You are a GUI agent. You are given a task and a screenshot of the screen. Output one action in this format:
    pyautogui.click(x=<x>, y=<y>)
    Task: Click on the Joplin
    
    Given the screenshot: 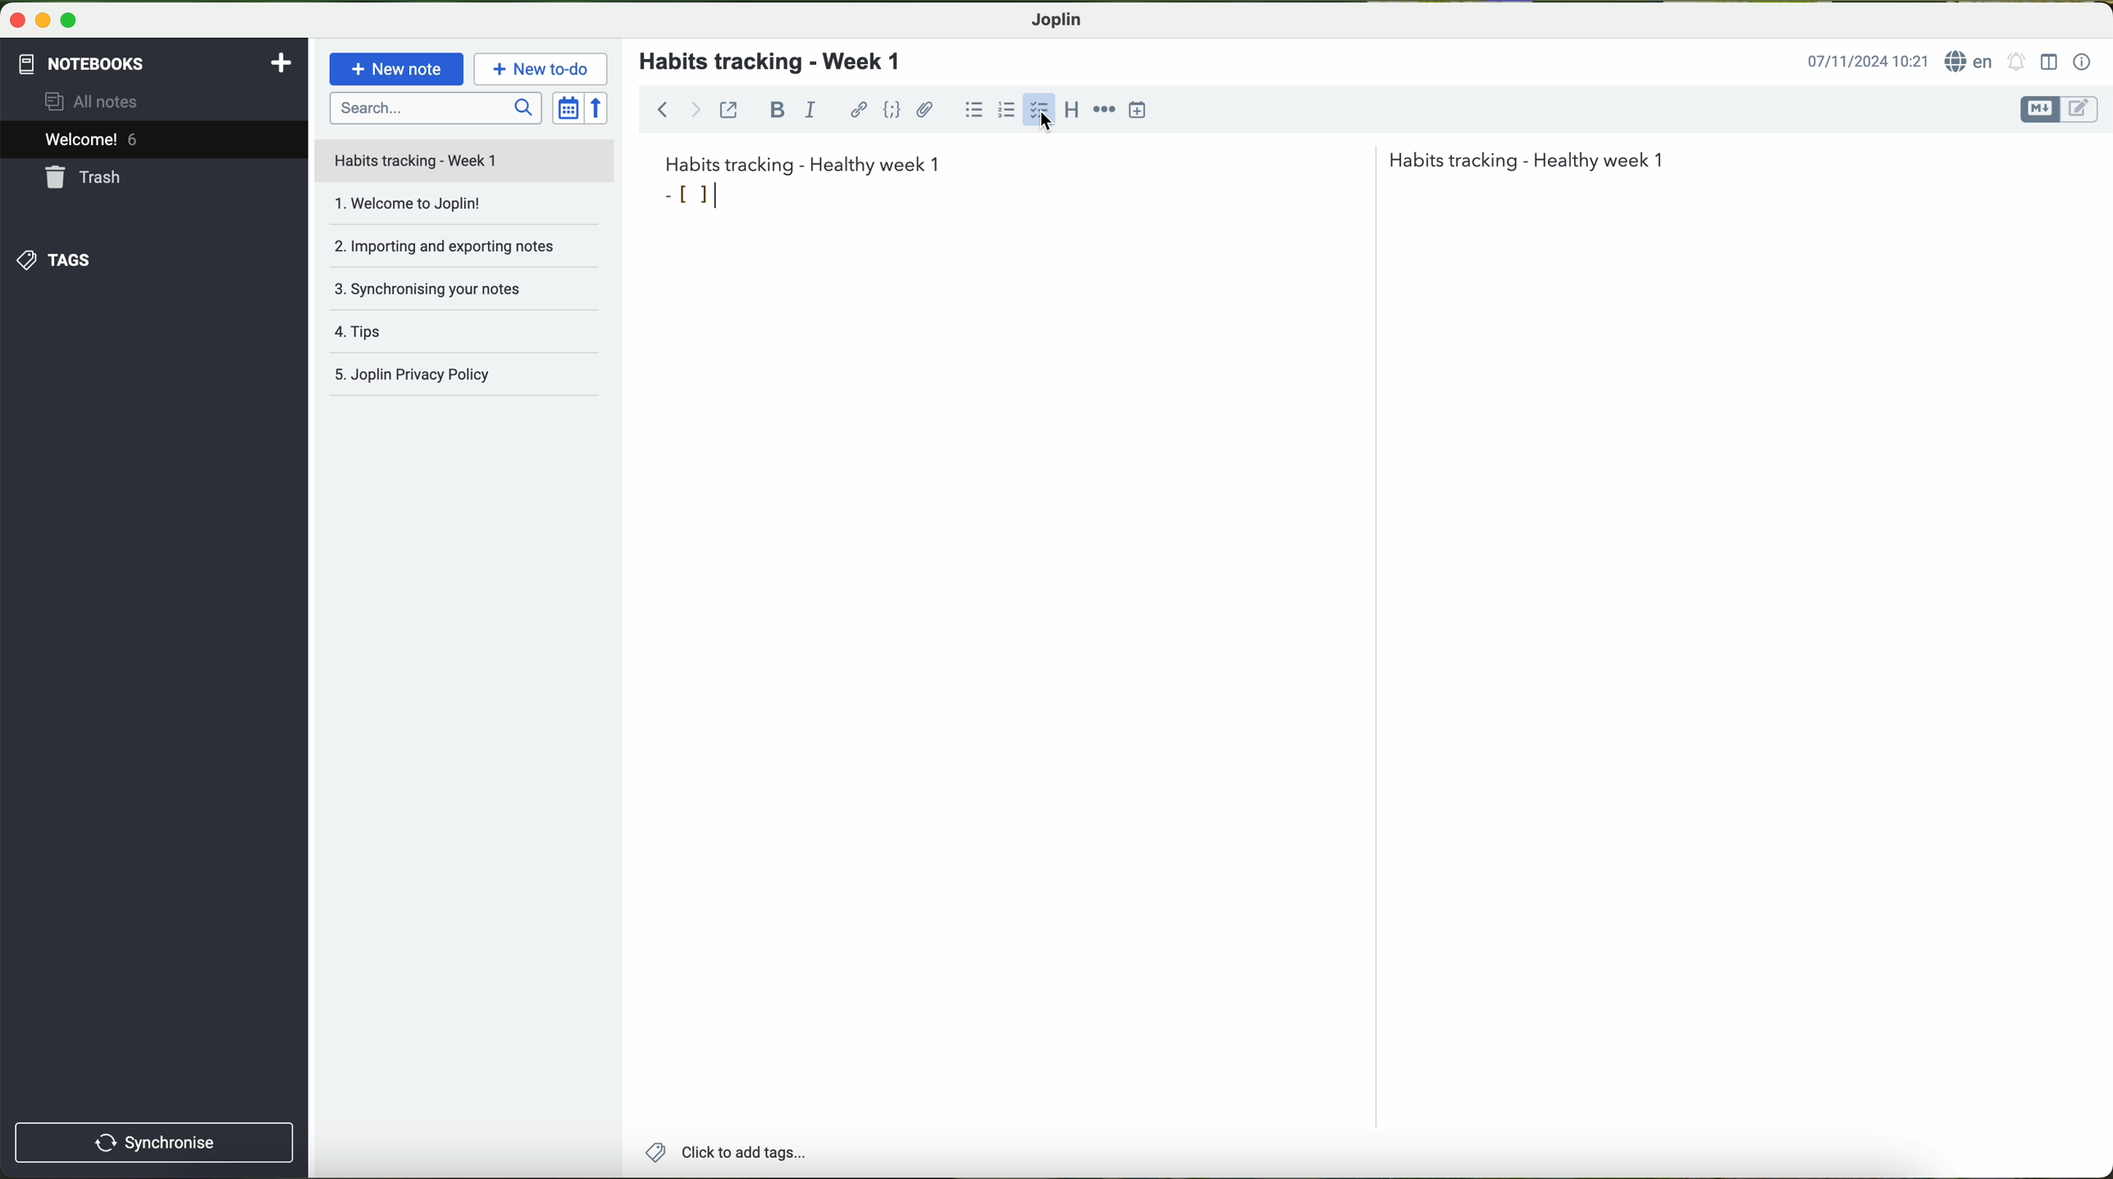 What is the action you would take?
    pyautogui.click(x=1055, y=20)
    